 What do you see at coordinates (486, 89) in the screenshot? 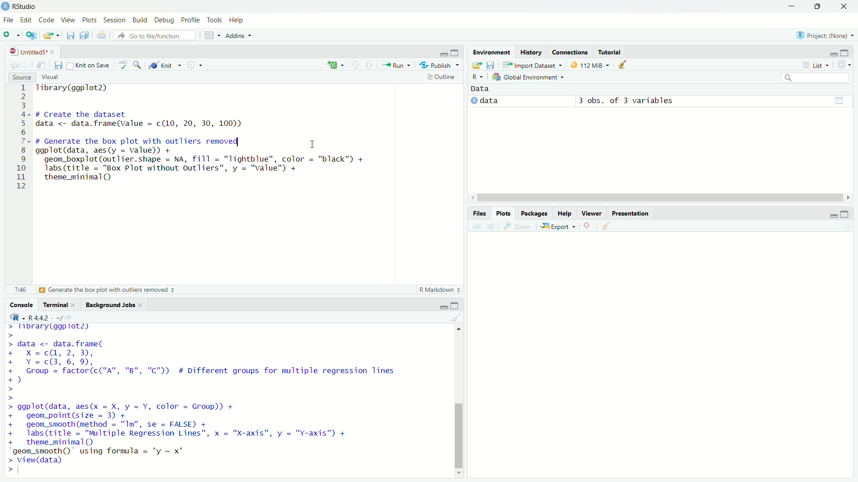
I see `data` at bounding box center [486, 89].